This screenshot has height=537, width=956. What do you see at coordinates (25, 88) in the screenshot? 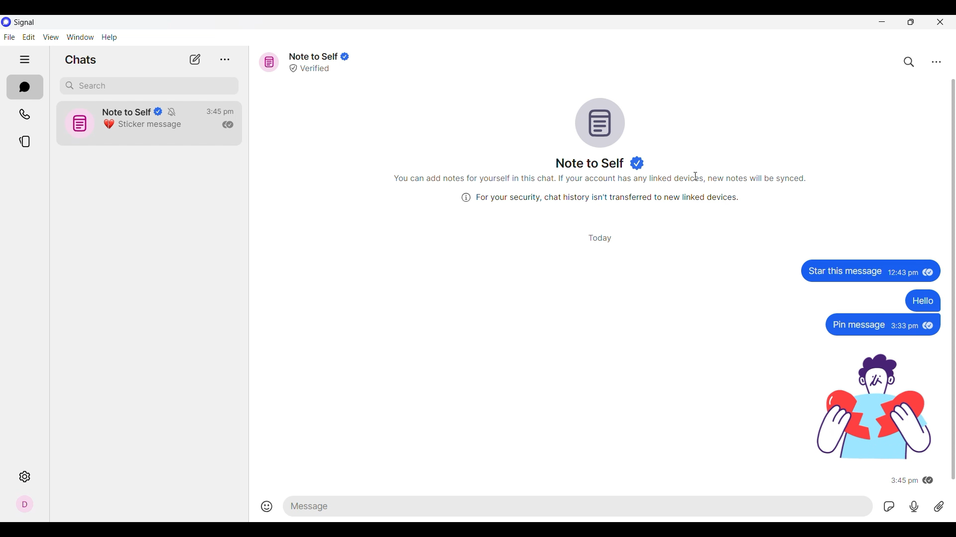
I see `Chats, current section highlighted` at bounding box center [25, 88].